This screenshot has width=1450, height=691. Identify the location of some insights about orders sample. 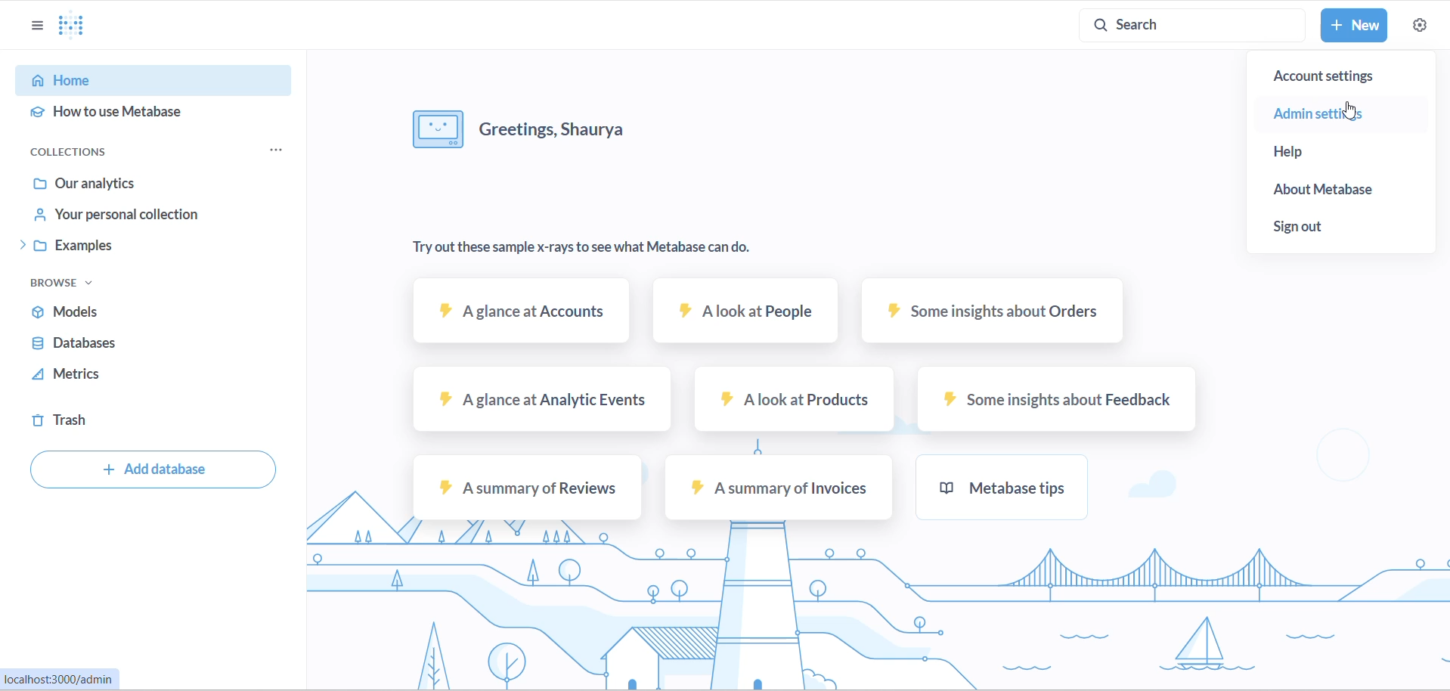
(993, 314).